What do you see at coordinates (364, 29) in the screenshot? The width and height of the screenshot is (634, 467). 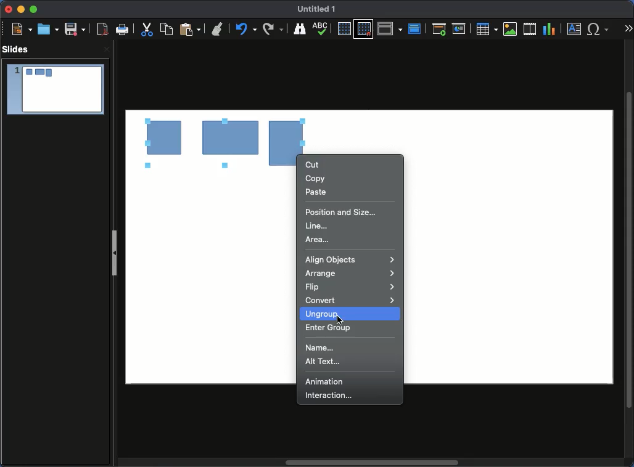 I see `Snap to grid` at bounding box center [364, 29].